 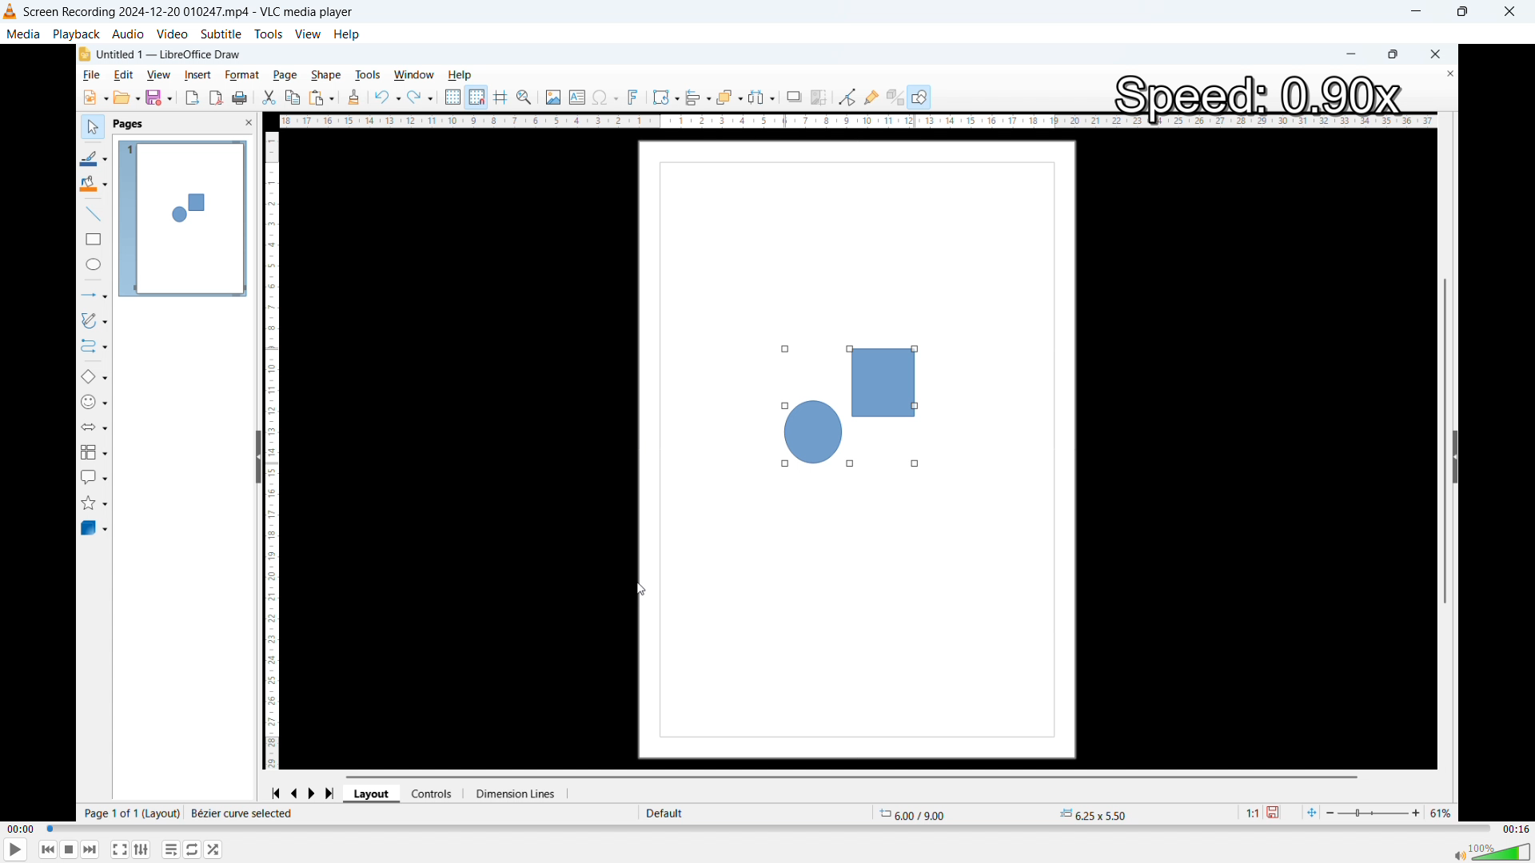 I want to click on Maximise , so click(x=1465, y=11).